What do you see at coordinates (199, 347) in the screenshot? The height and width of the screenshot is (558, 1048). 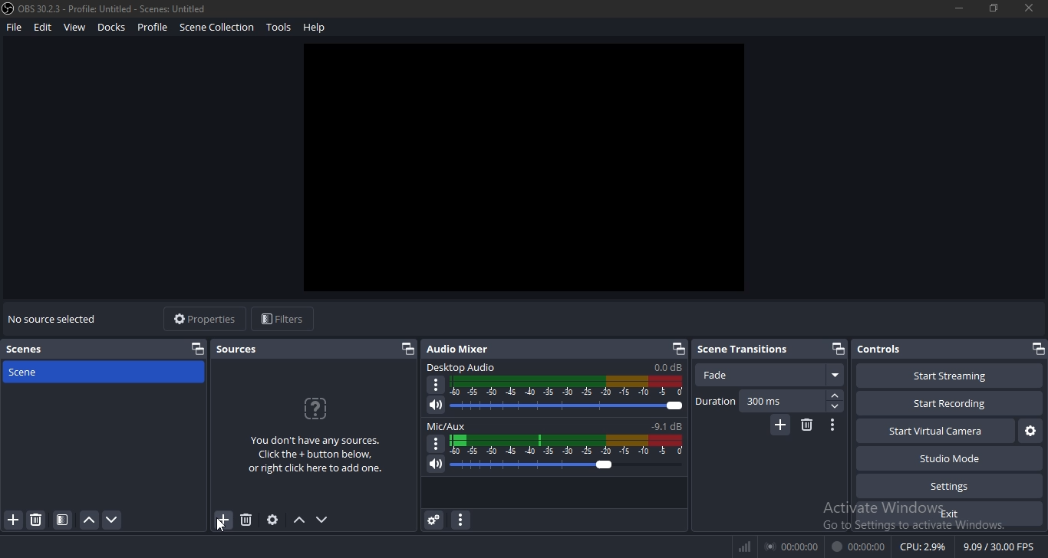 I see `restore` at bounding box center [199, 347].